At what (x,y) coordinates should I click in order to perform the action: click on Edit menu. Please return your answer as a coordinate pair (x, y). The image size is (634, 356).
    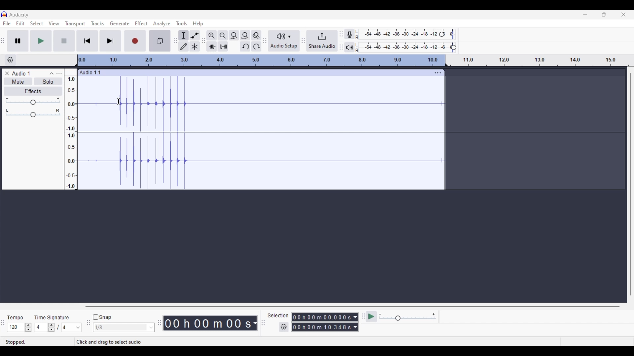
    Looking at the image, I should click on (20, 23).